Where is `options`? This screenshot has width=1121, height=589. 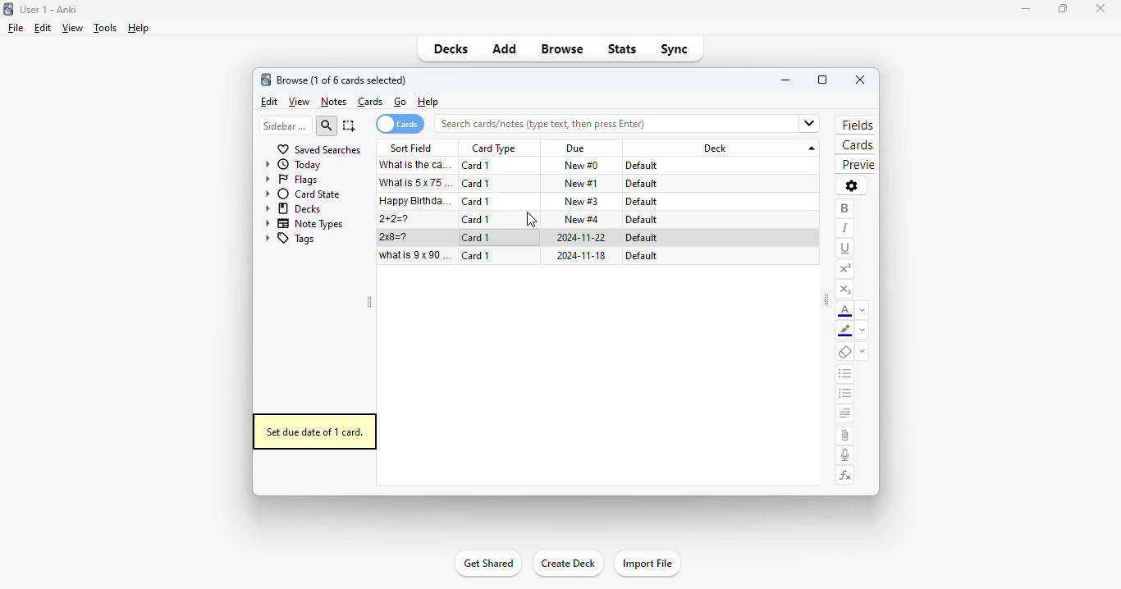 options is located at coordinates (851, 185).